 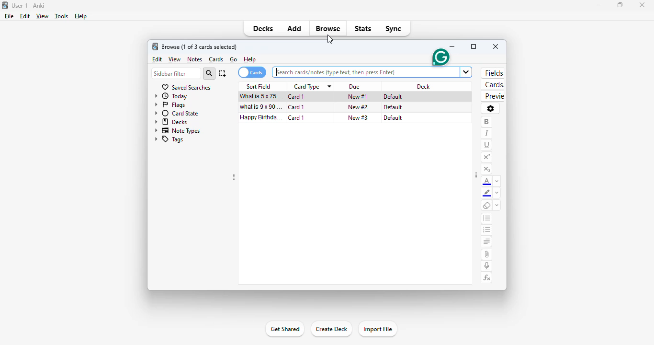 I want to click on options, so click(x=491, y=109).